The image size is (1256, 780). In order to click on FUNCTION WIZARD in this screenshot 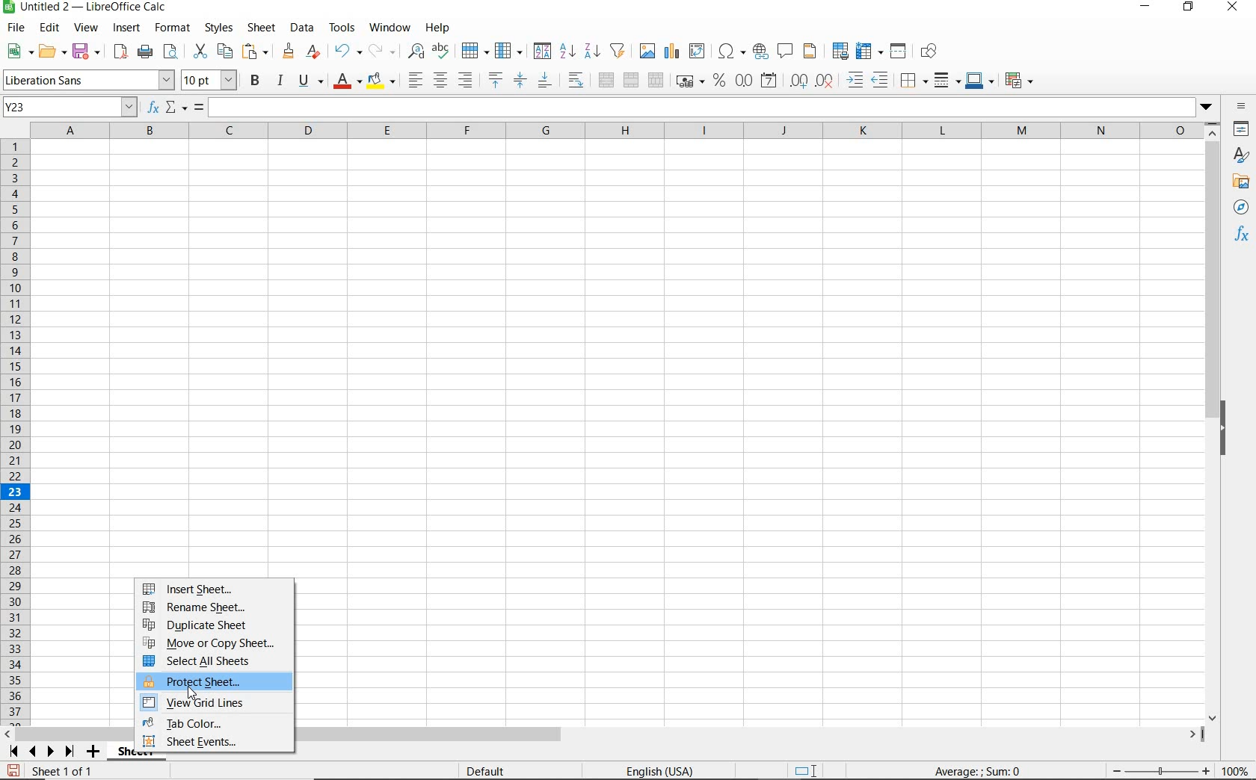, I will do `click(153, 108)`.